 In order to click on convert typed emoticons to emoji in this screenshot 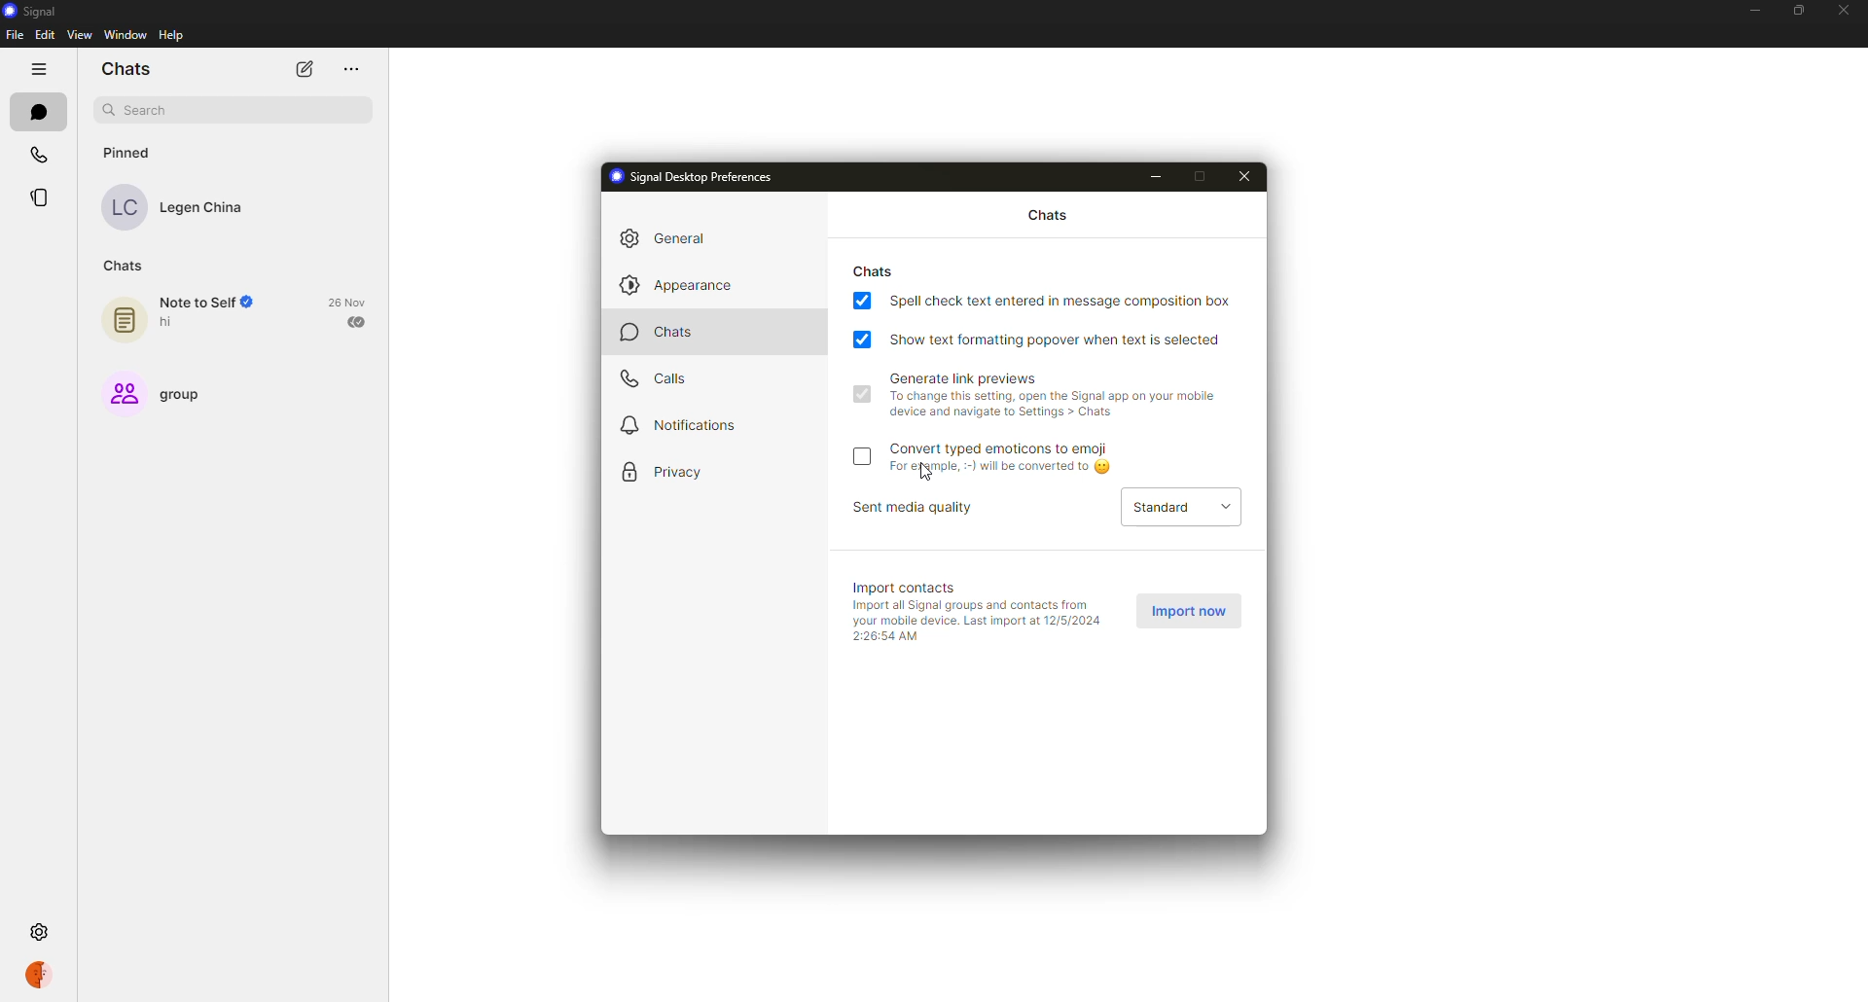, I will do `click(1006, 459)`.